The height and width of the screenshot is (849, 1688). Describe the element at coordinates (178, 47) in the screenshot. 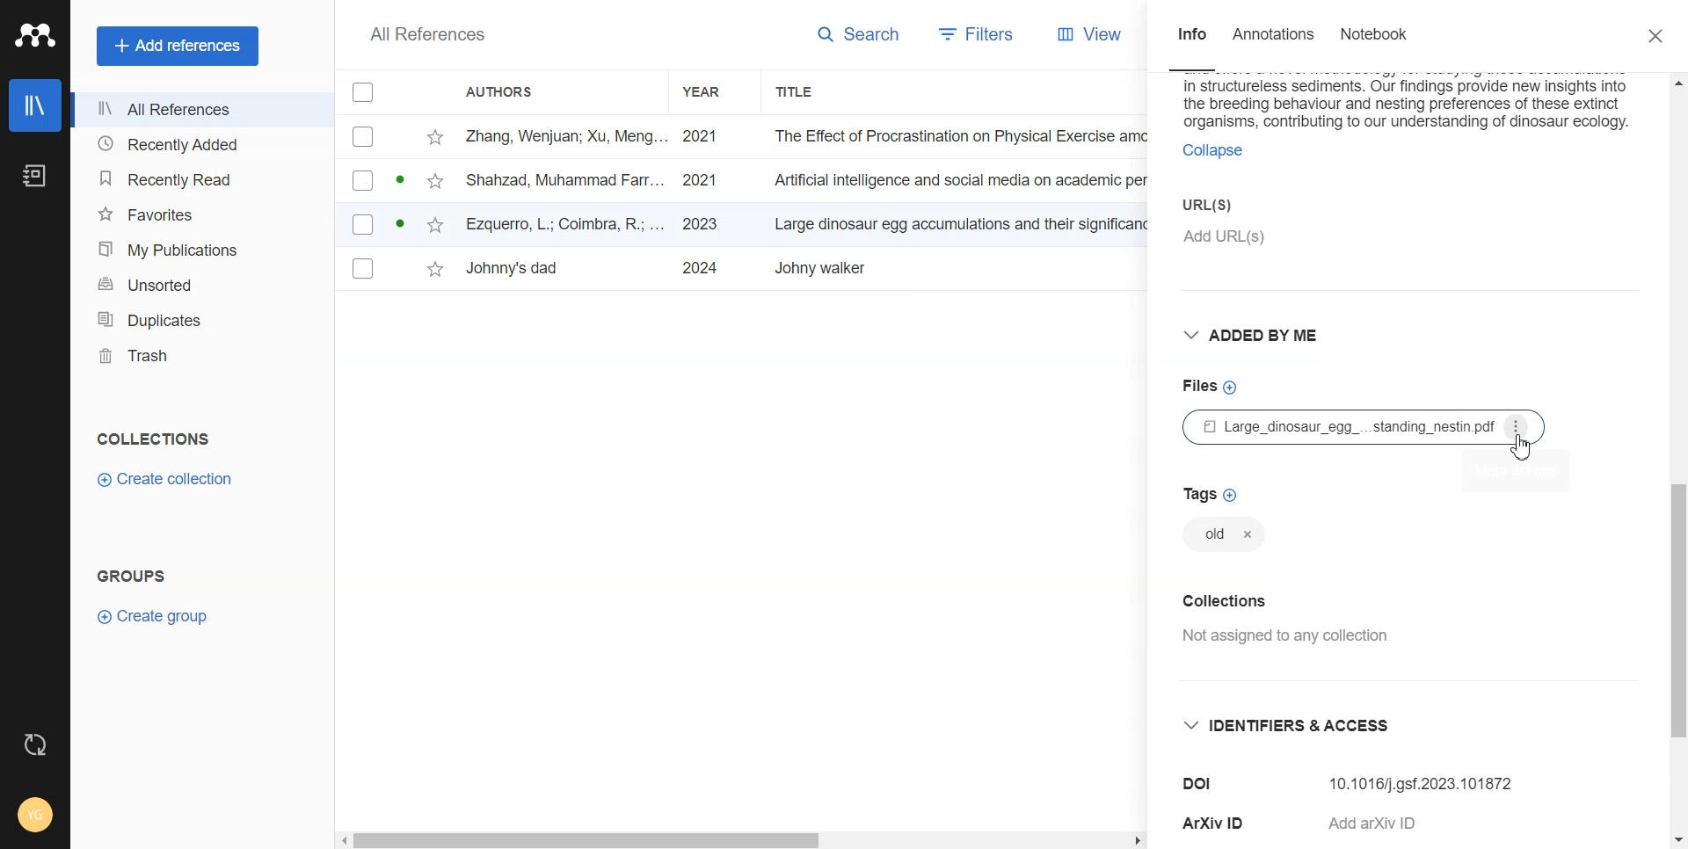

I see `Add references` at that location.